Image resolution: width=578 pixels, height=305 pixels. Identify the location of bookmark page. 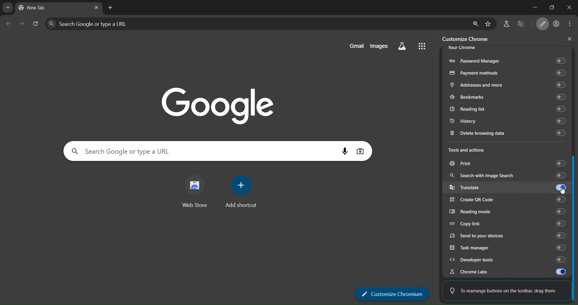
(488, 23).